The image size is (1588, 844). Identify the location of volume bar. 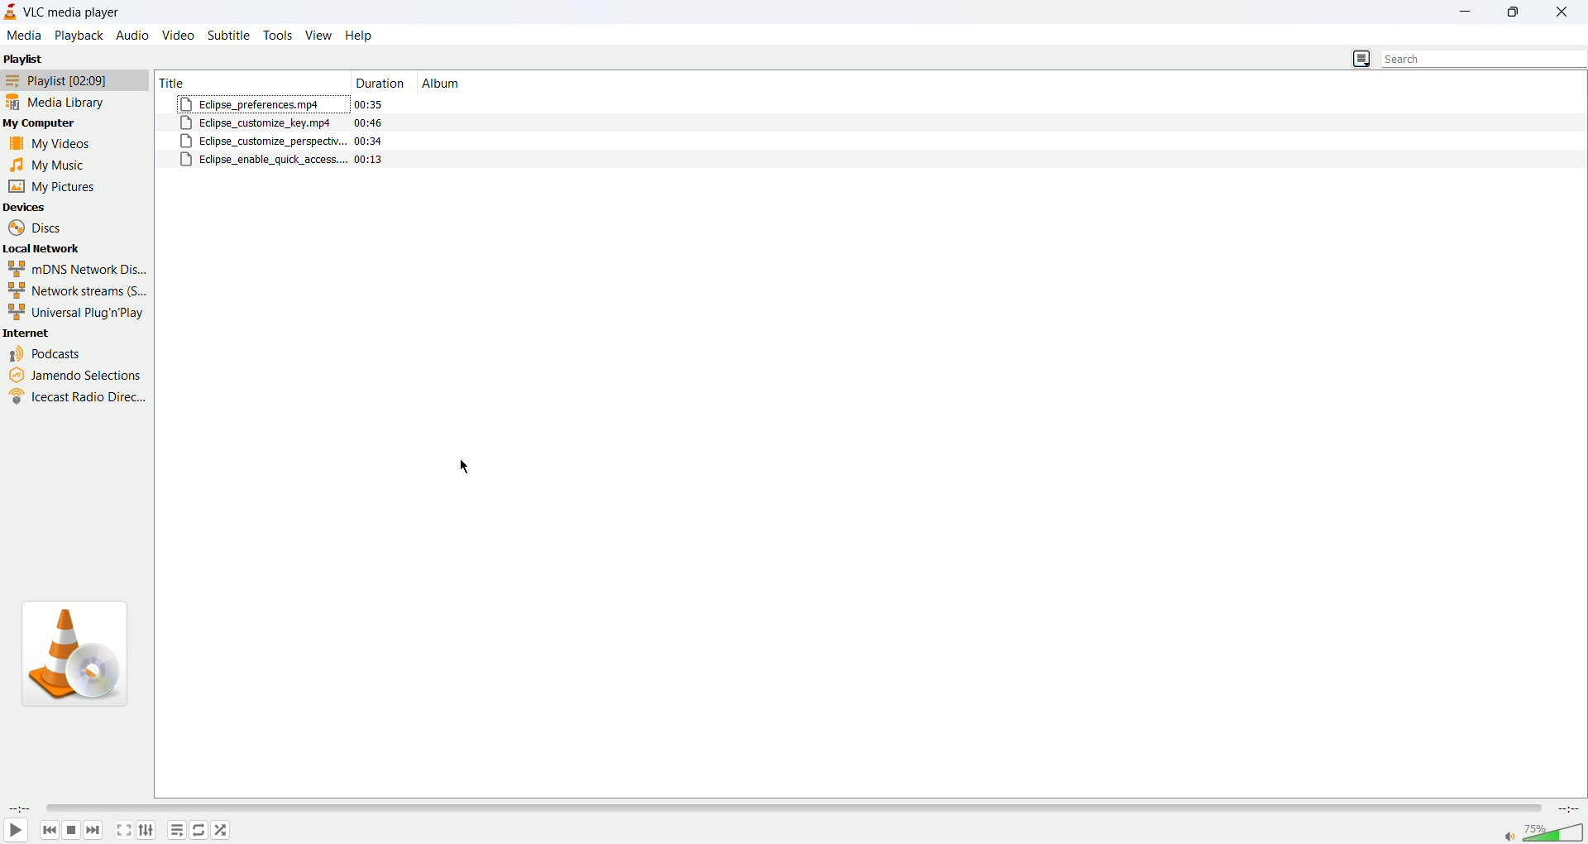
(1555, 833).